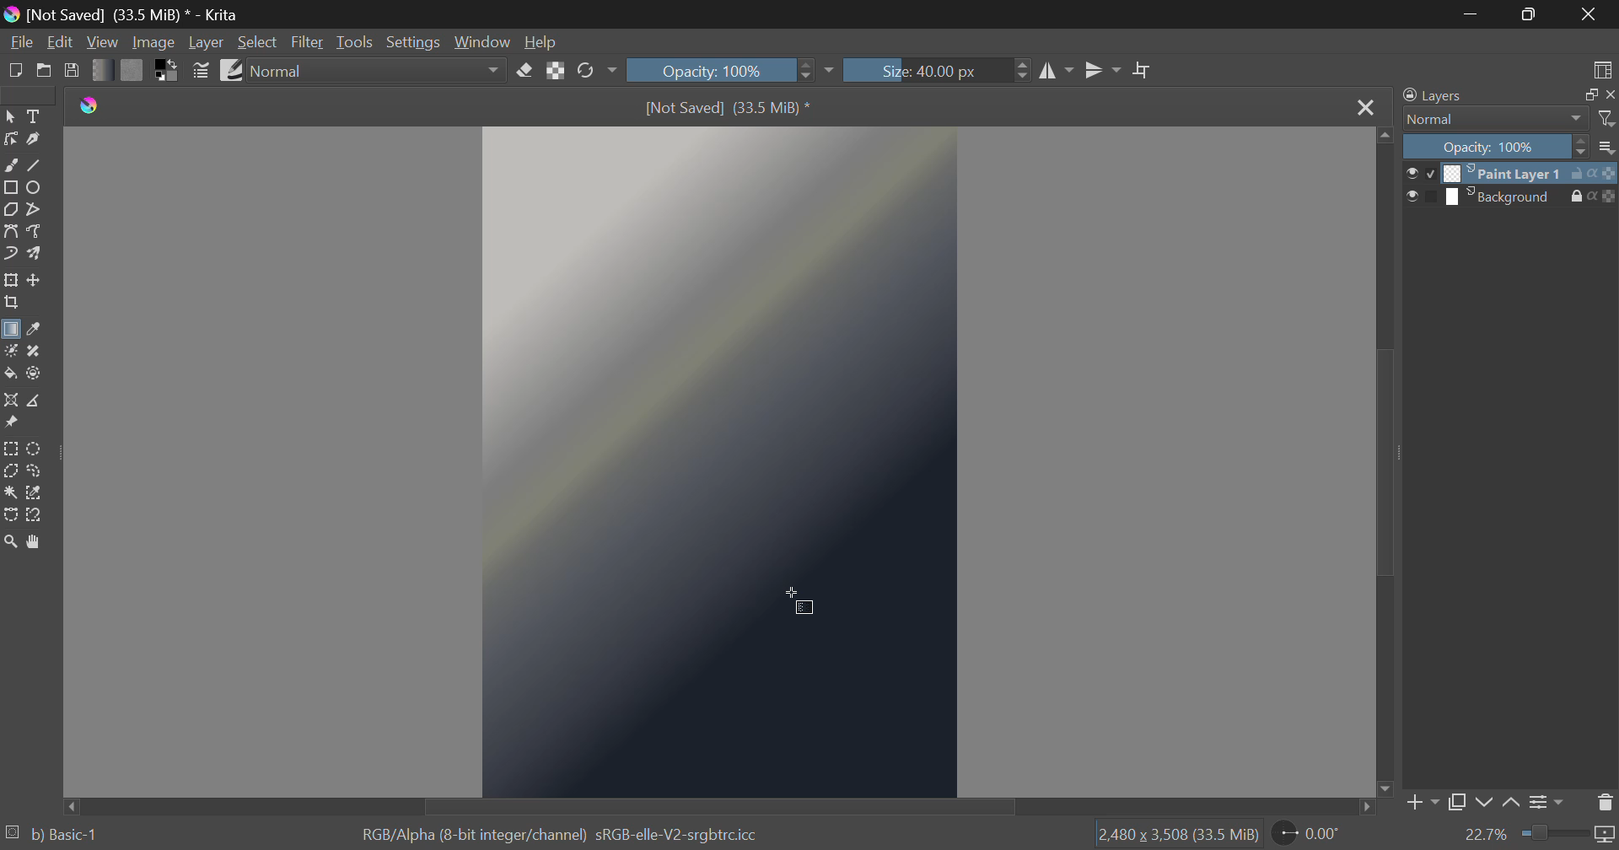 This screenshot has width=1619, height=850. Describe the element at coordinates (35, 493) in the screenshot. I see `Similar Color Selection` at that location.